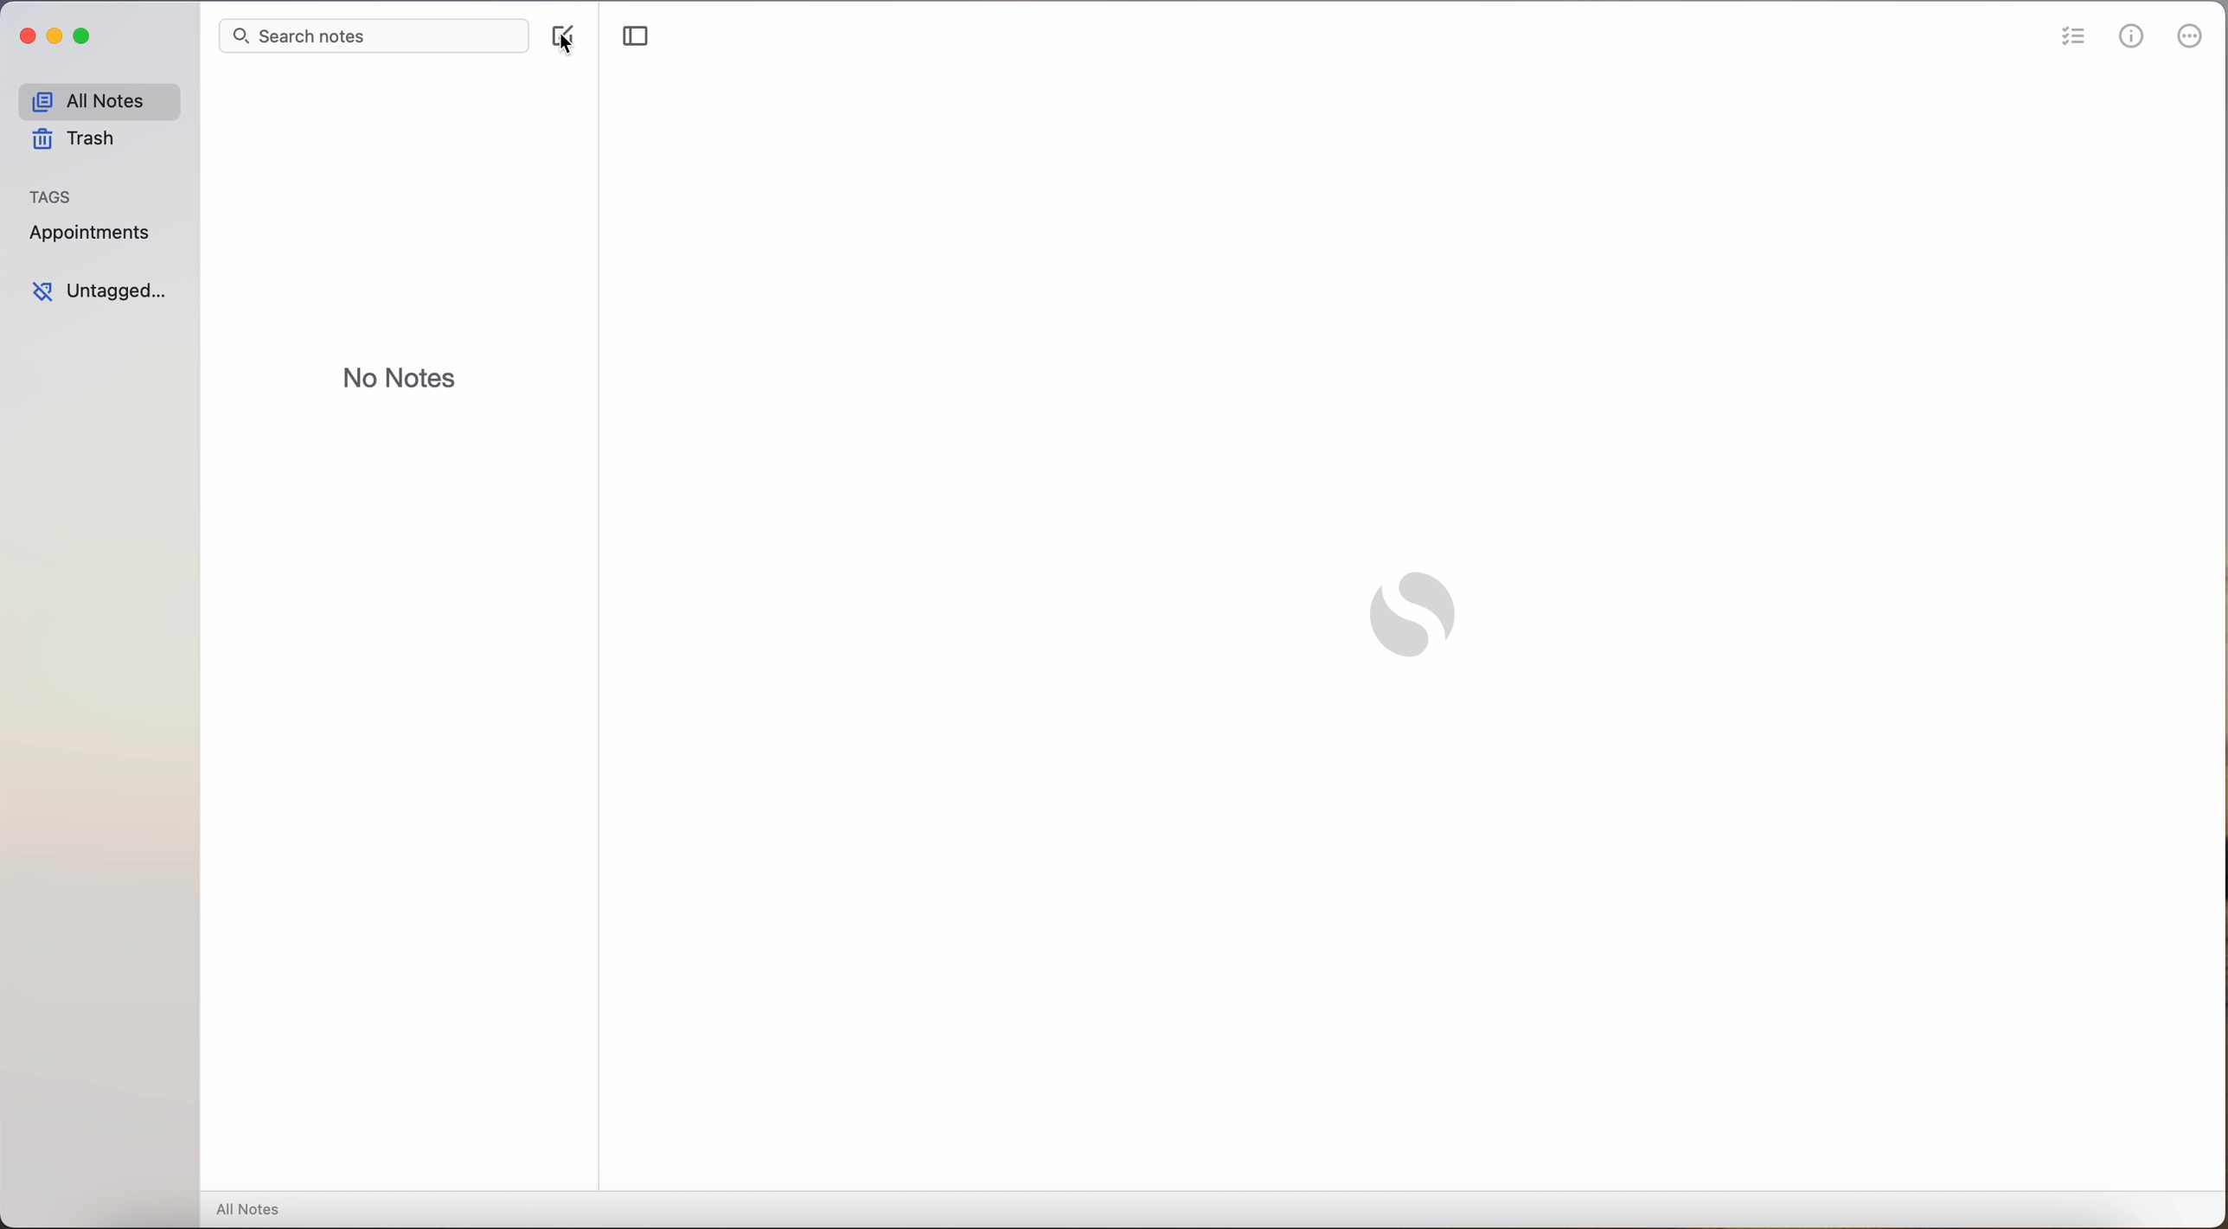 Image resolution: width=2228 pixels, height=1229 pixels. Describe the element at coordinates (99, 100) in the screenshot. I see `all notes` at that location.